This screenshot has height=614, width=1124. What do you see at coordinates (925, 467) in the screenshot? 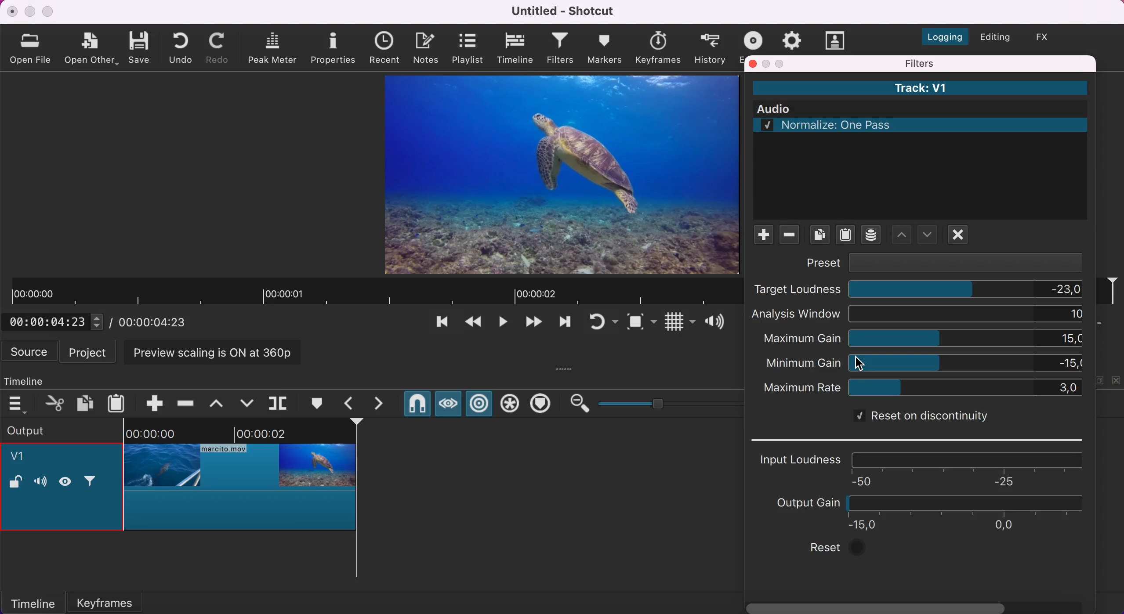
I see `input loudness` at bounding box center [925, 467].